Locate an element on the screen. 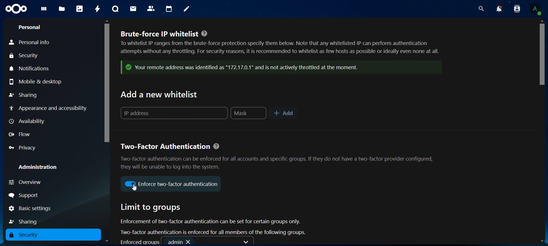 This screenshot has width=548, height=246. enforce two factor authentication is located at coordinates (179, 184).